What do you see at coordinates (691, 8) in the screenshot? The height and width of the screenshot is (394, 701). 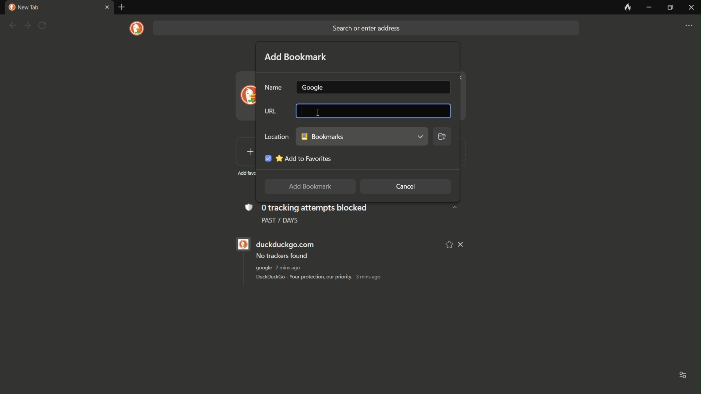 I see `close app` at bounding box center [691, 8].